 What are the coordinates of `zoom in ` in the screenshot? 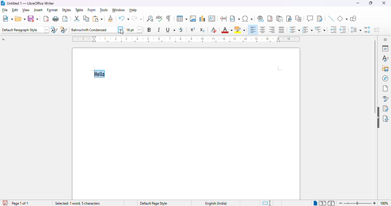 It's located at (374, 203).